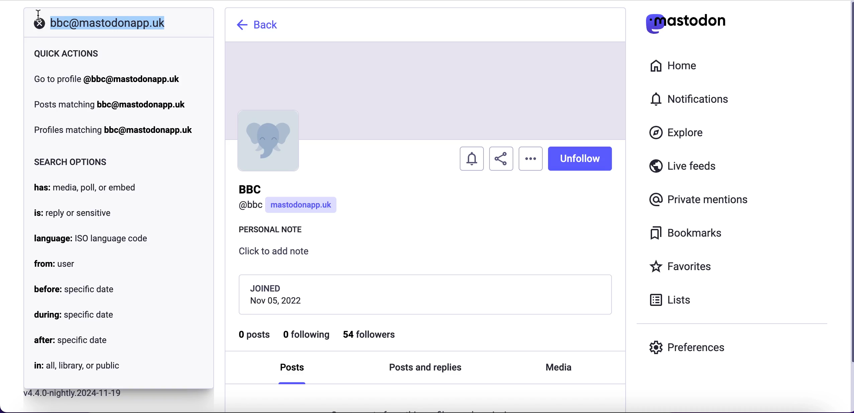  What do you see at coordinates (672, 66) in the screenshot?
I see `home` at bounding box center [672, 66].